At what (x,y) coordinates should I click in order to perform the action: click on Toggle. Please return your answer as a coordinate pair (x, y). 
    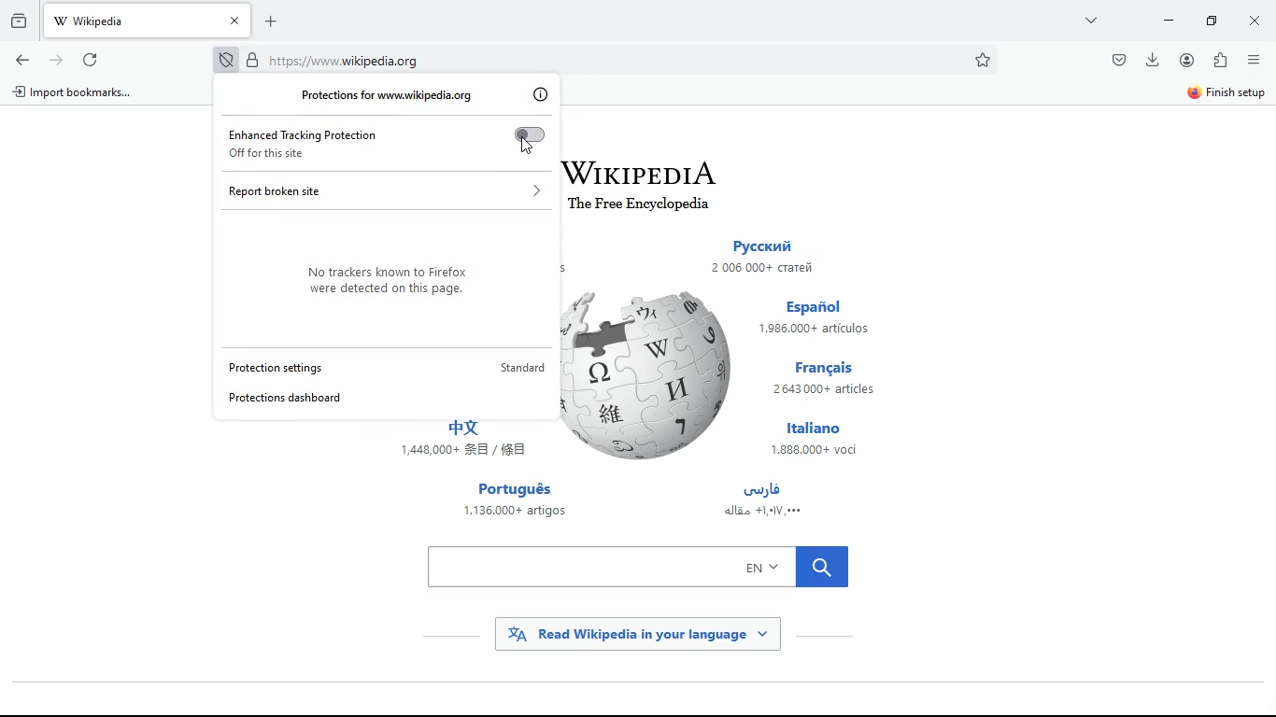
    Looking at the image, I should click on (529, 134).